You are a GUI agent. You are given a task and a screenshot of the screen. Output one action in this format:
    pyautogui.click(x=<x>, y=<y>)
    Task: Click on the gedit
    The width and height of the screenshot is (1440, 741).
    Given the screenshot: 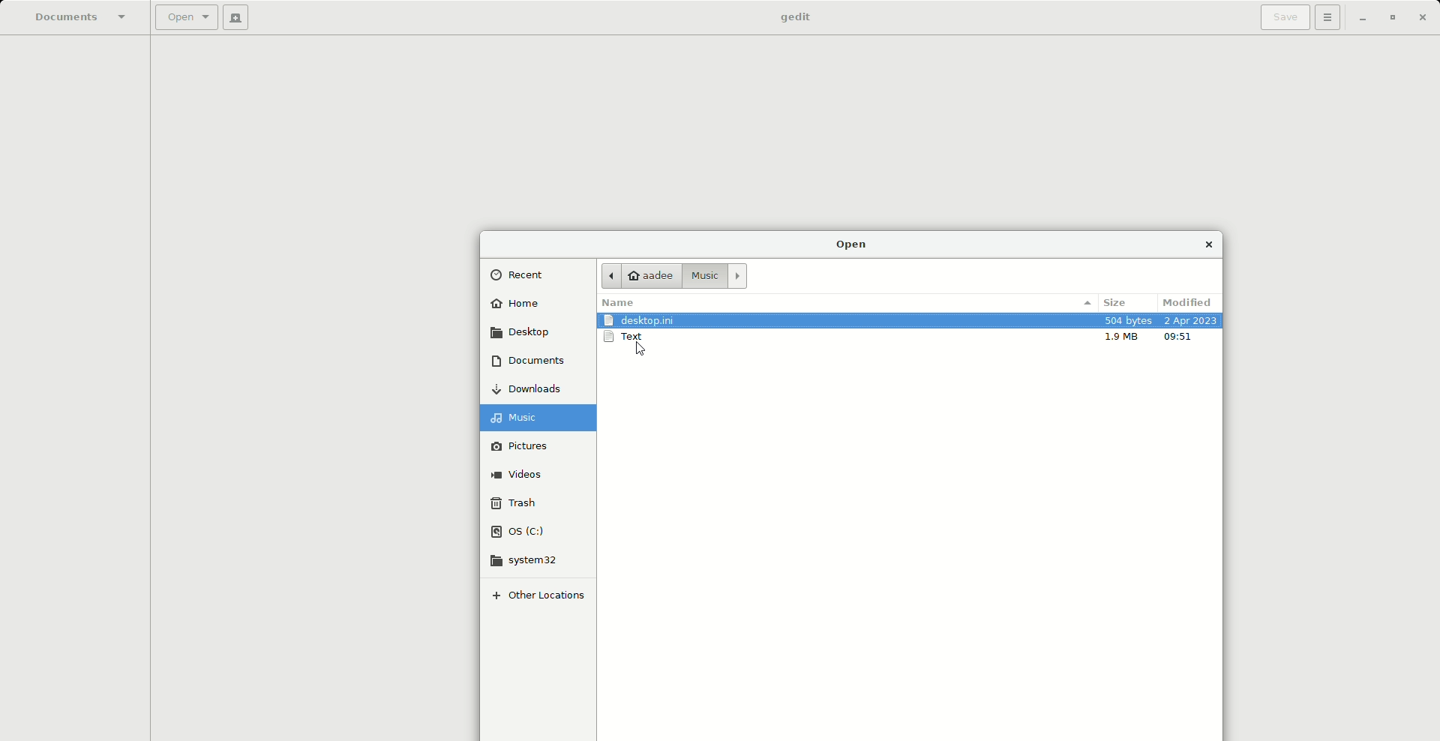 What is the action you would take?
    pyautogui.click(x=790, y=18)
    